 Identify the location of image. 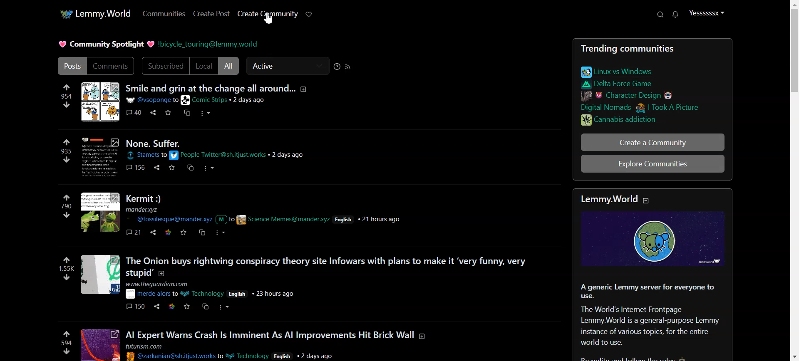
(102, 275).